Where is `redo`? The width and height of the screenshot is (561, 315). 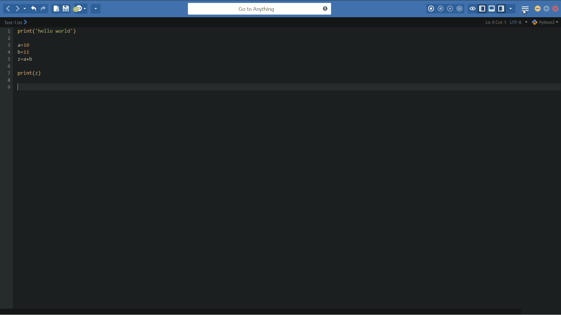
redo is located at coordinates (44, 9).